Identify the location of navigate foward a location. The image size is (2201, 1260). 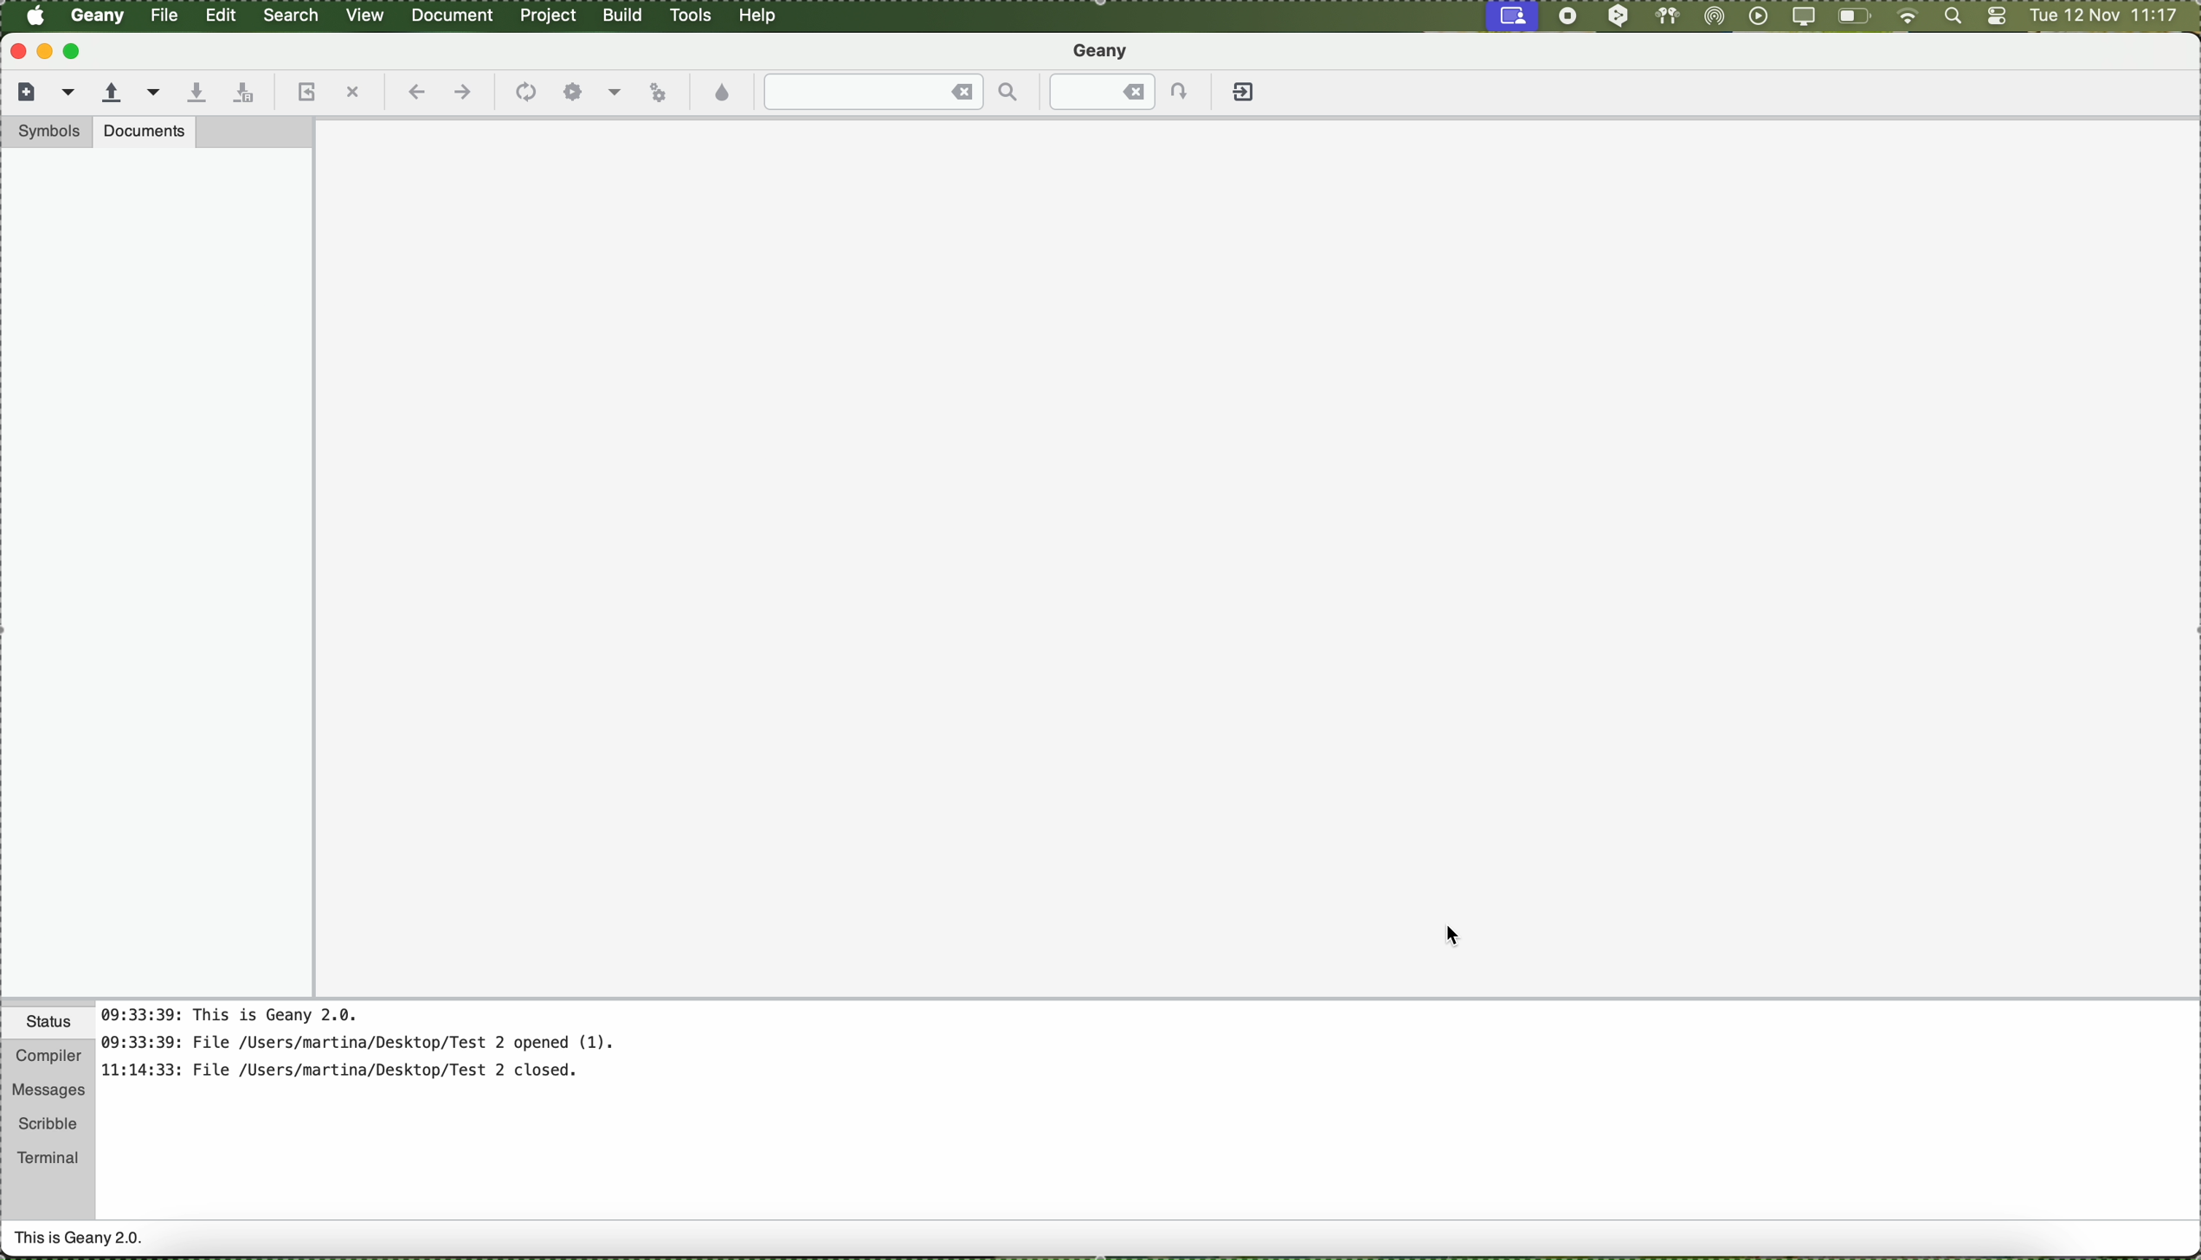
(461, 93).